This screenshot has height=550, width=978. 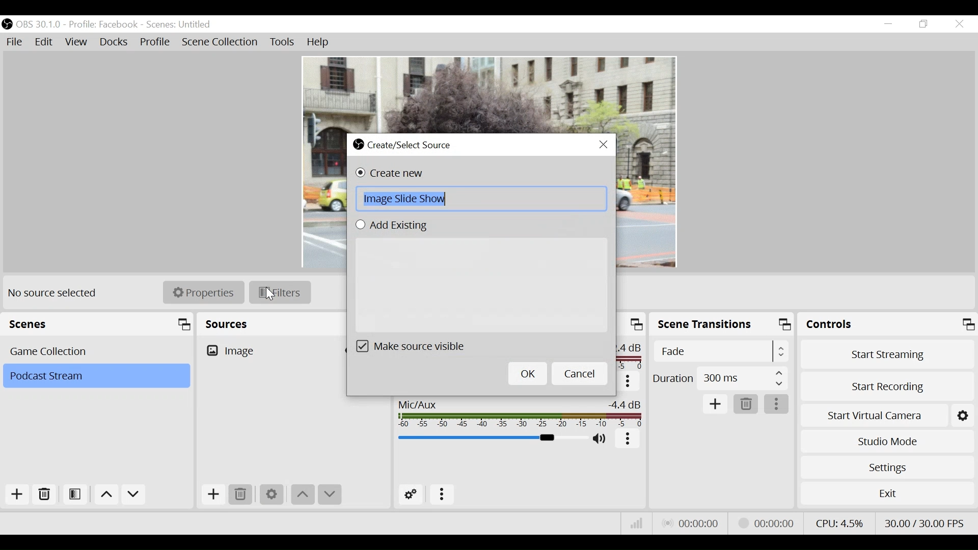 I want to click on Filters, so click(x=280, y=292).